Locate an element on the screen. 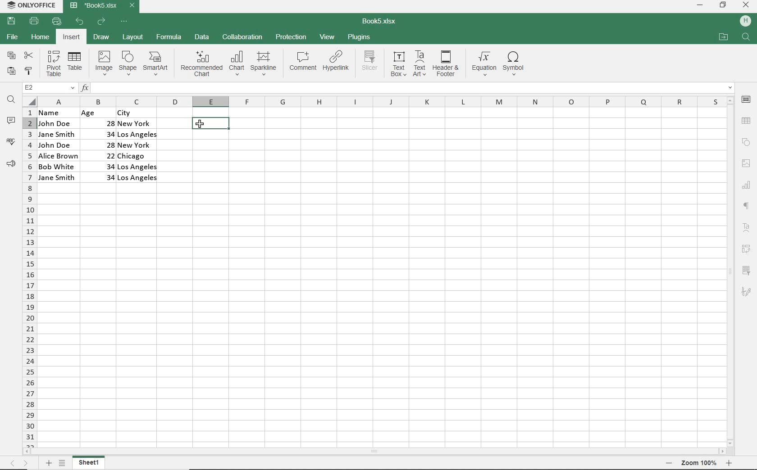 The image size is (757, 470). PLUGINS is located at coordinates (358, 36).